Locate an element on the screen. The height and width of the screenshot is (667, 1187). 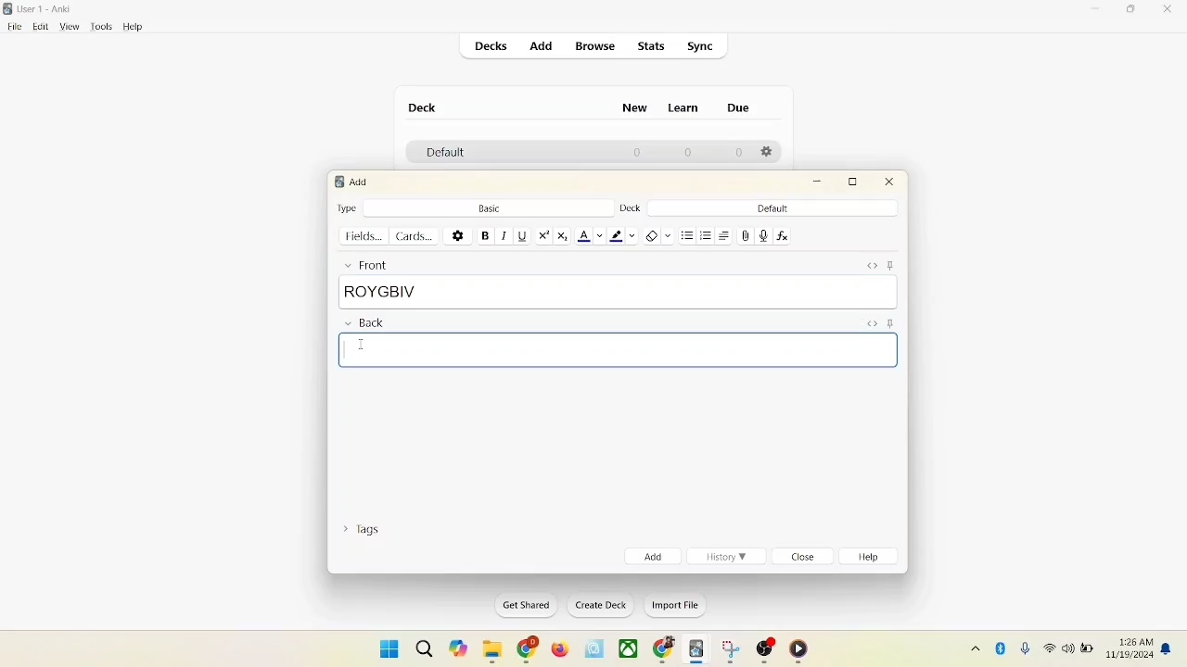
equations is located at coordinates (782, 236).